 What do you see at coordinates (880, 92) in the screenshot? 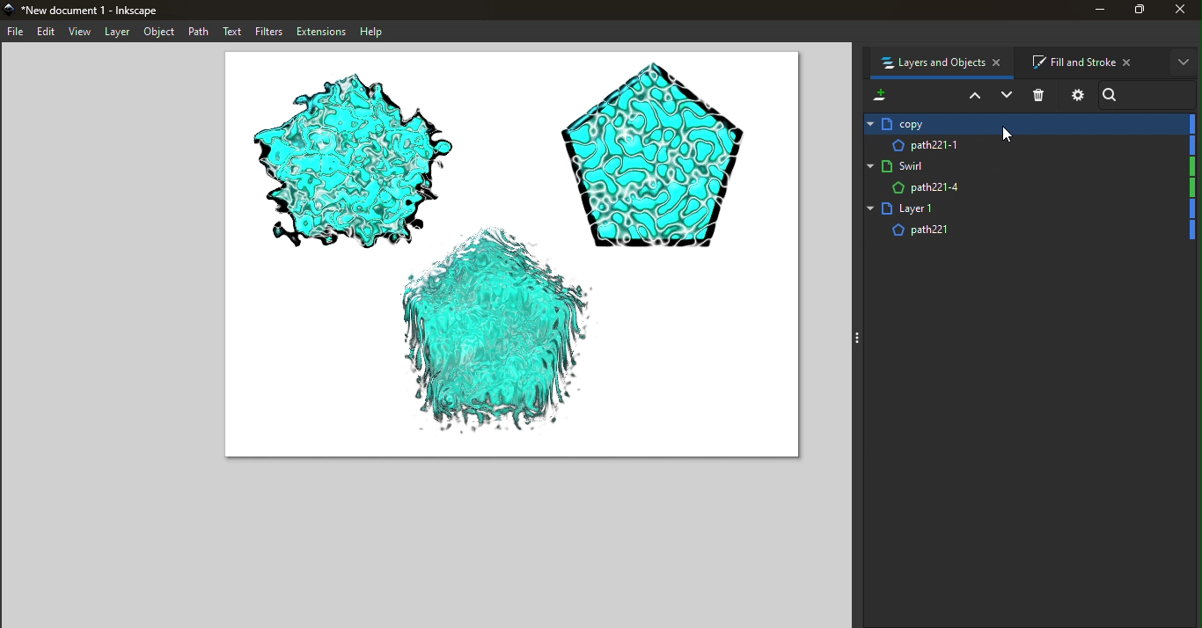
I see `Add a new layer` at bounding box center [880, 92].